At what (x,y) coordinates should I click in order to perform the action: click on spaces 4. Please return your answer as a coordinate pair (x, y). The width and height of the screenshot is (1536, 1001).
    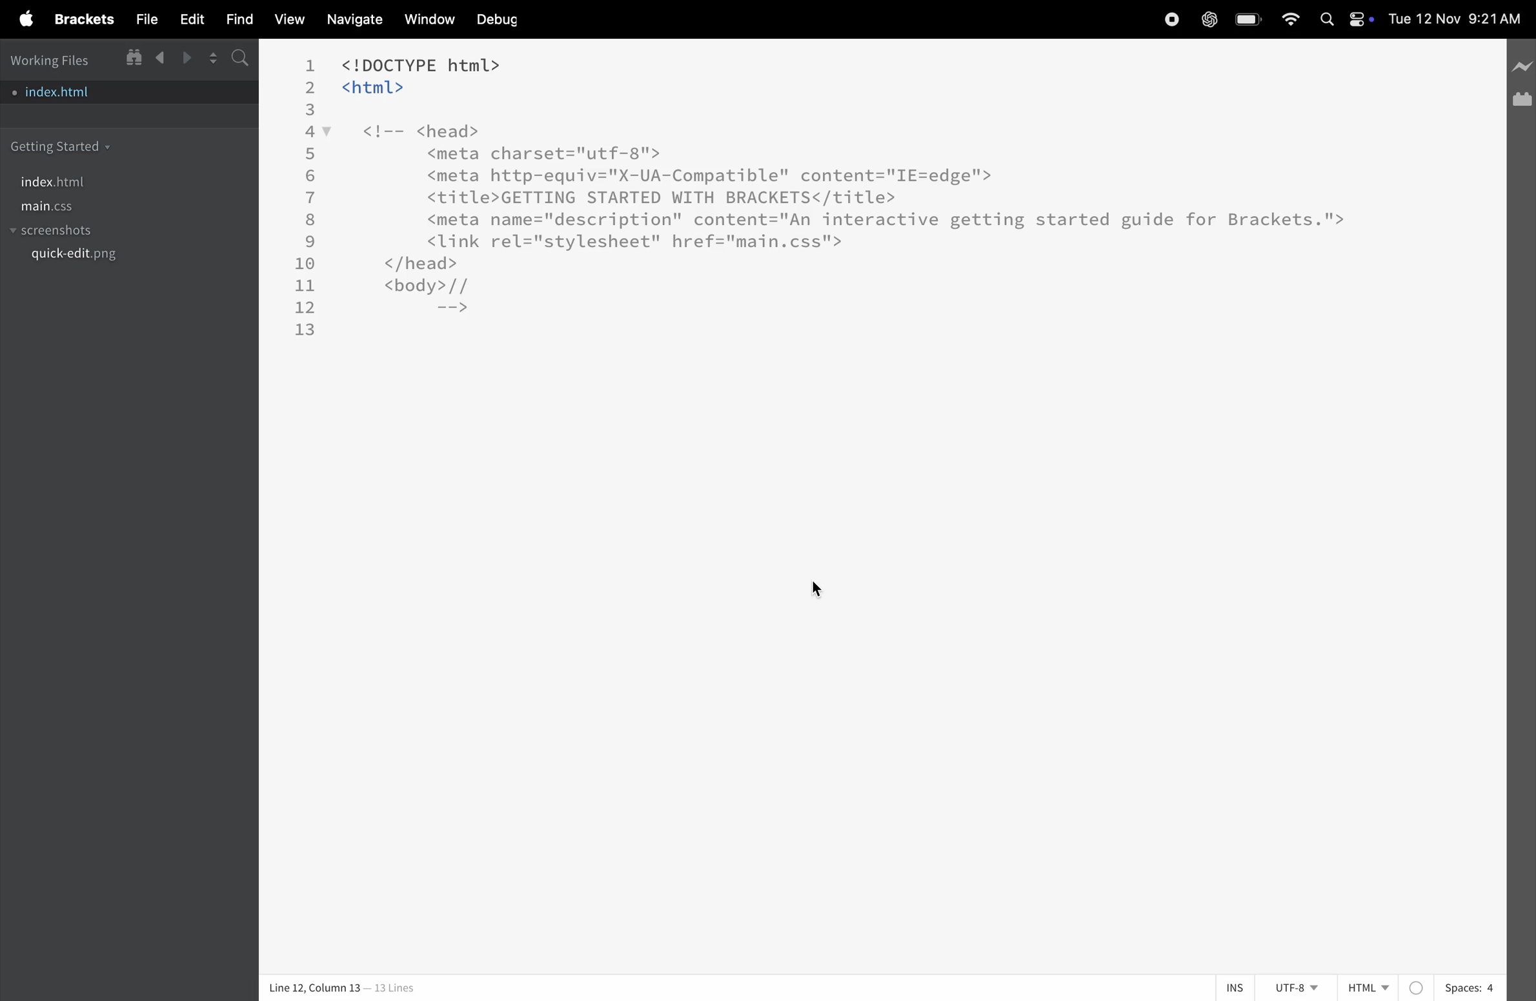
    Looking at the image, I should click on (1469, 987).